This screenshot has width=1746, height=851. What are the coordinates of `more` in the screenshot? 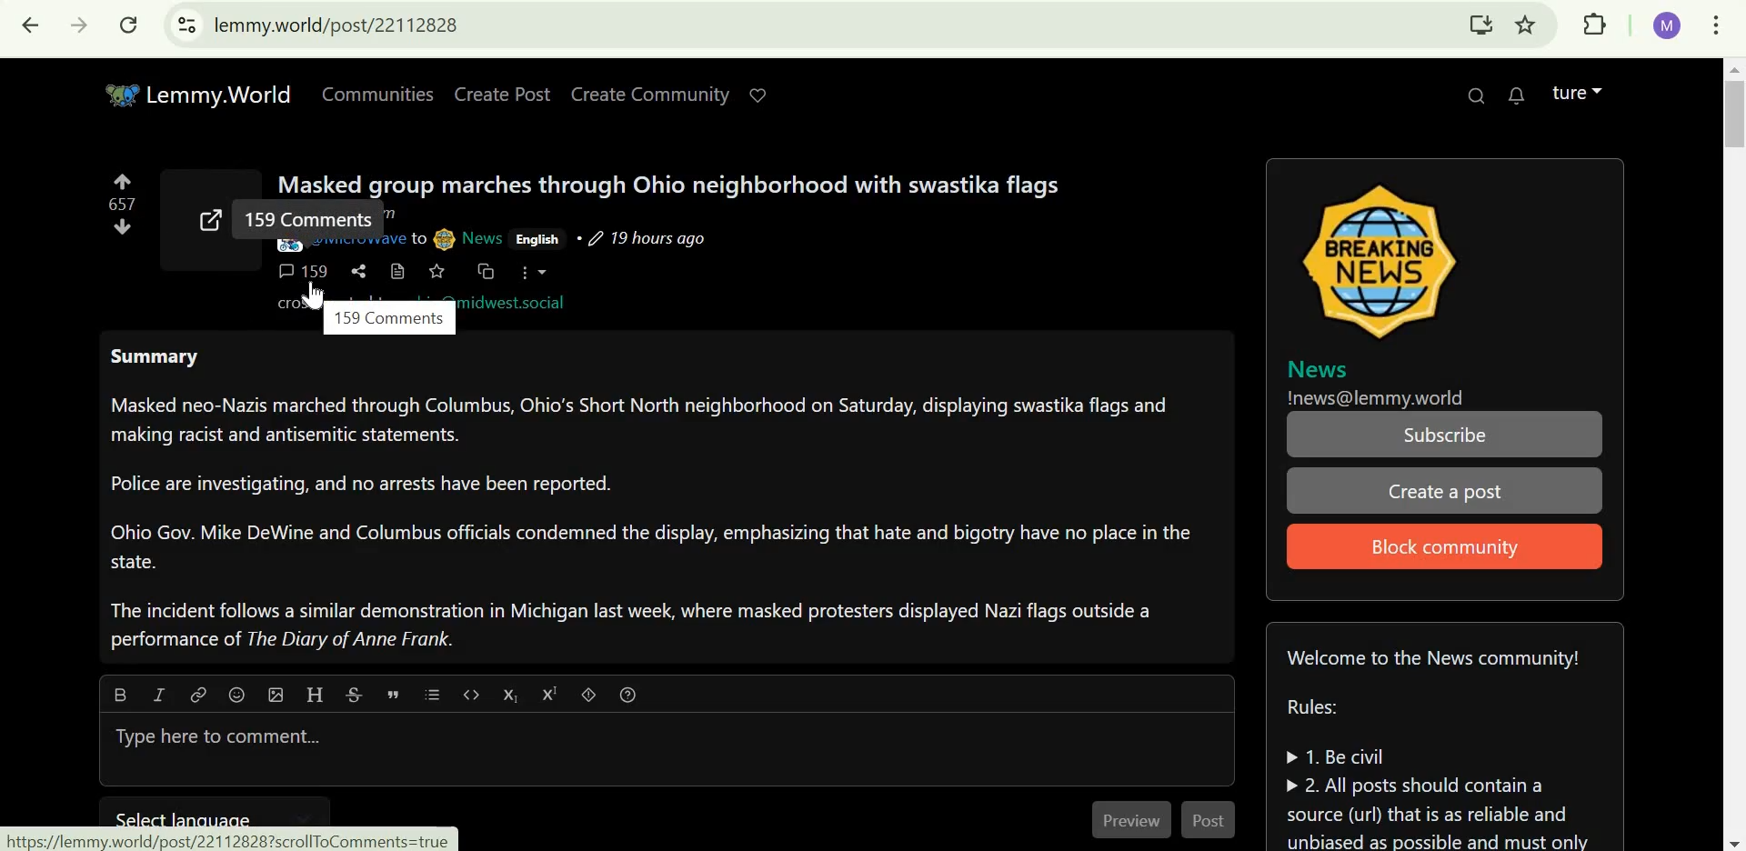 It's located at (534, 272).